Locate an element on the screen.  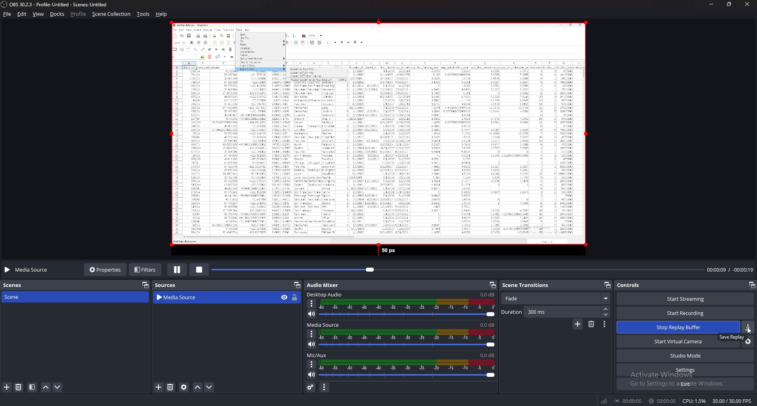
settings is located at coordinates (686, 370).